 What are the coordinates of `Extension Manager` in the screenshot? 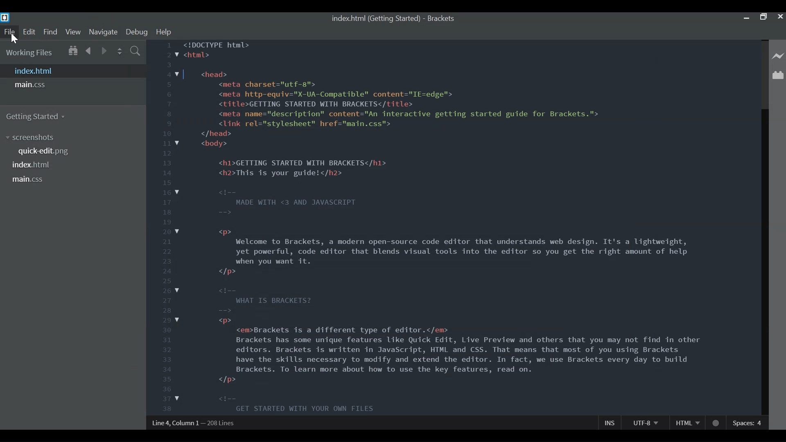 It's located at (778, 74).